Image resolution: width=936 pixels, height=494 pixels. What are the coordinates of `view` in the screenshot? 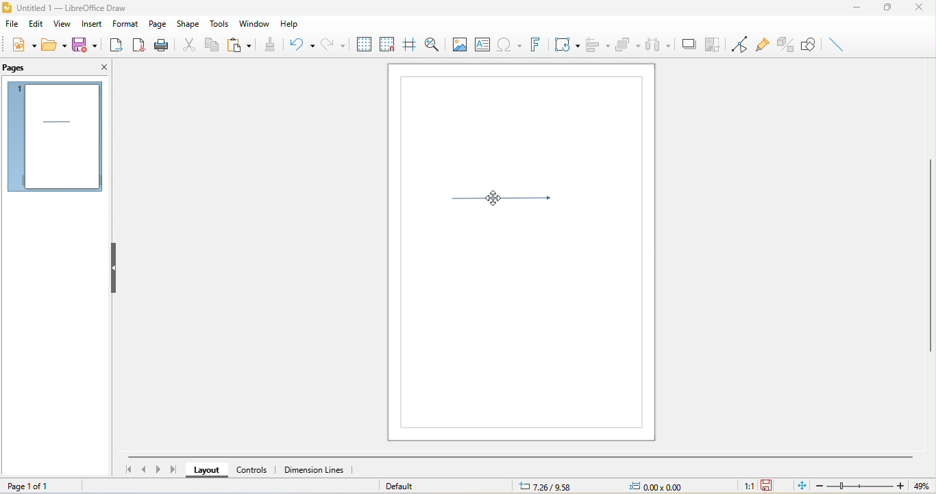 It's located at (60, 25).